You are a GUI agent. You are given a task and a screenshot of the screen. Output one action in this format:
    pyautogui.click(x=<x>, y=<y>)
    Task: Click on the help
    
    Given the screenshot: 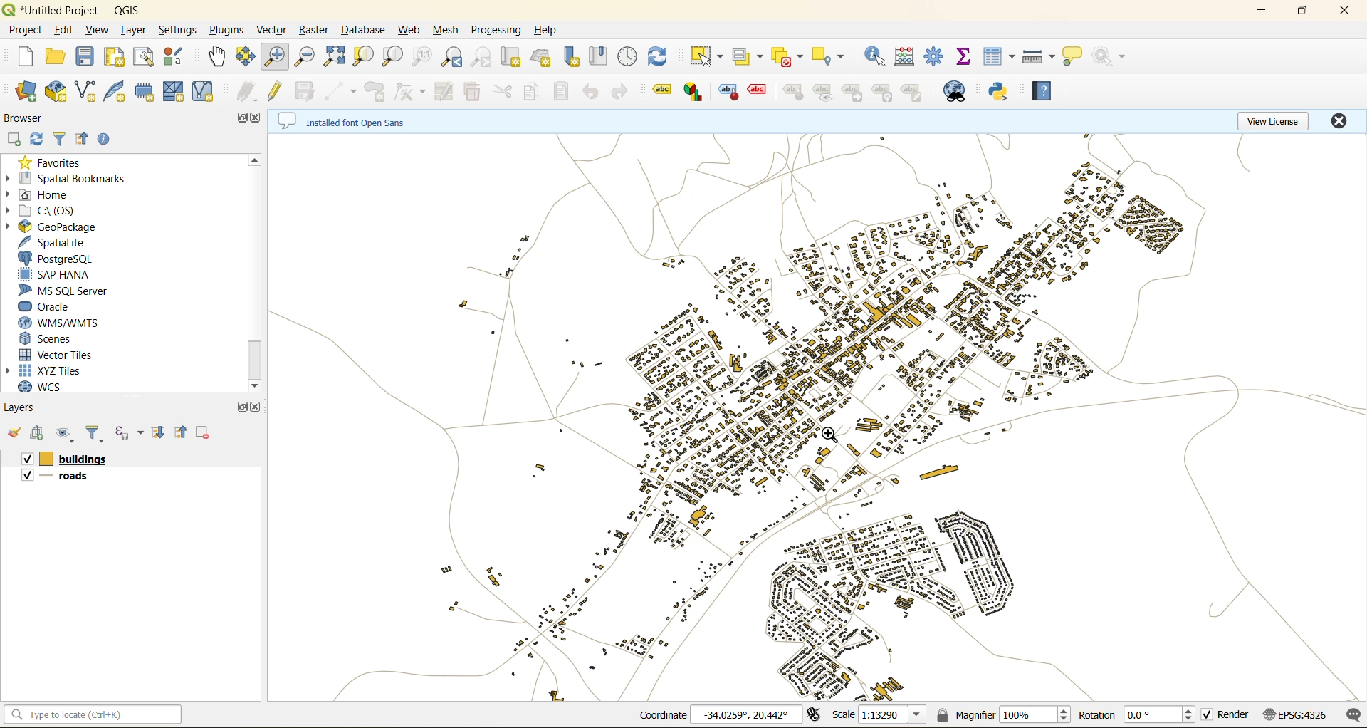 What is the action you would take?
    pyautogui.click(x=554, y=30)
    